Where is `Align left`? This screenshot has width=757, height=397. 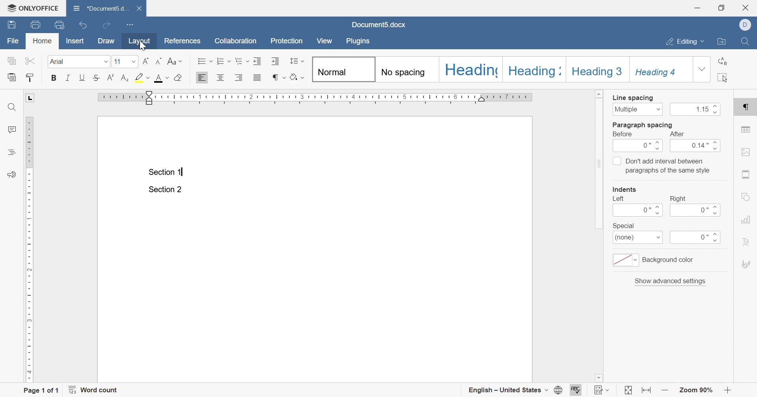
Align left is located at coordinates (203, 78).